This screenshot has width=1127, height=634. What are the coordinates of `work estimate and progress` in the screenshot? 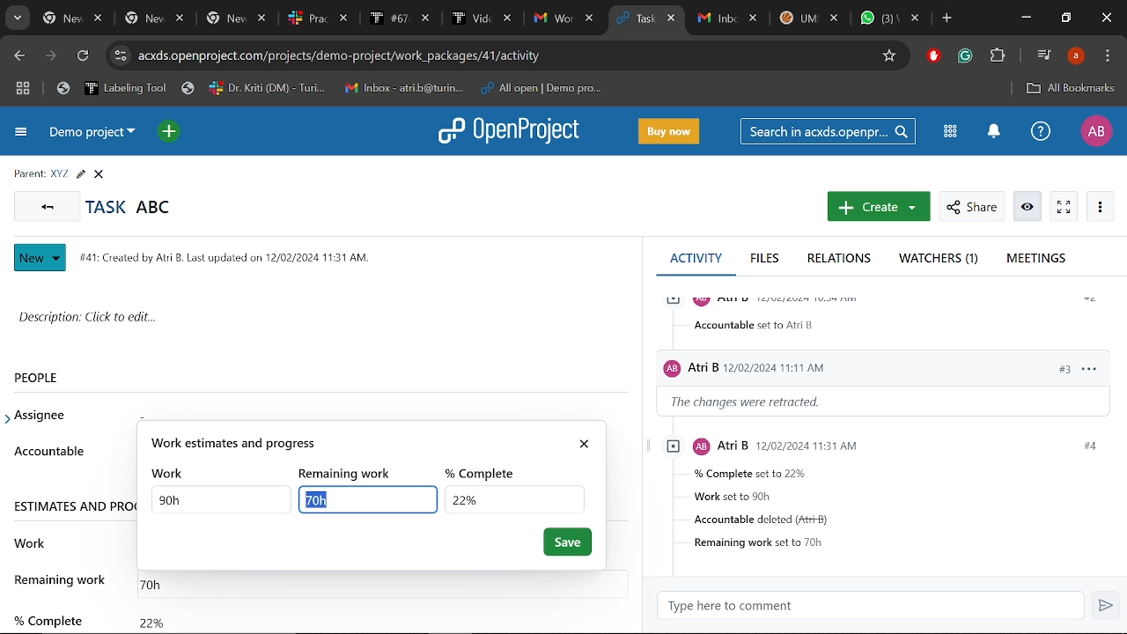 It's located at (355, 443).